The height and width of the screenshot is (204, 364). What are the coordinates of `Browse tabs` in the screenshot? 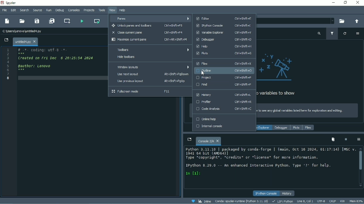 It's located at (189, 139).